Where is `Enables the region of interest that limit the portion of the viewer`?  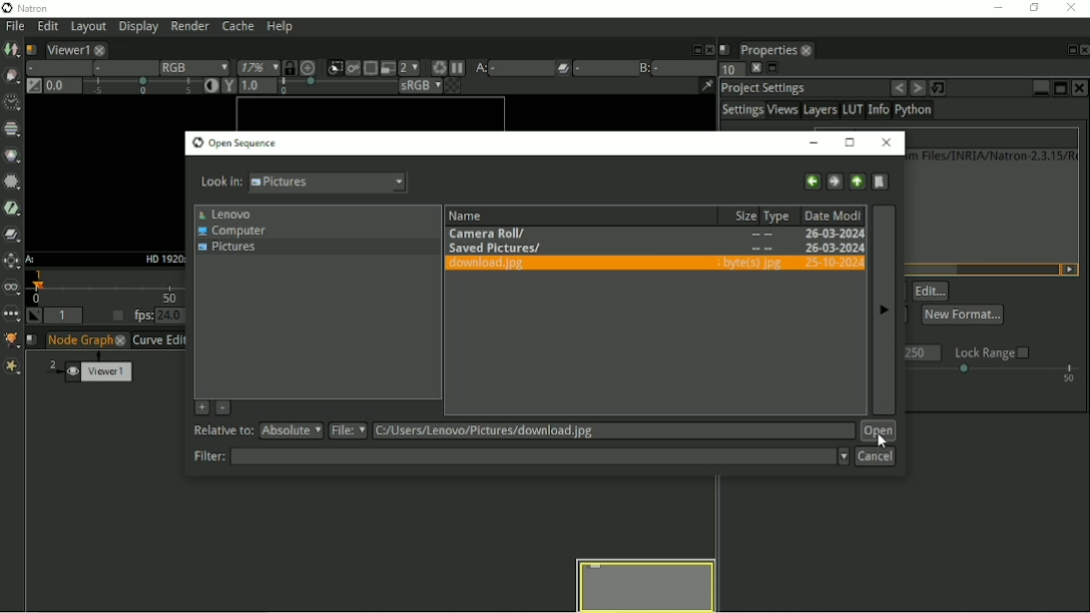 Enables the region of interest that limit the portion of the viewer is located at coordinates (369, 67).